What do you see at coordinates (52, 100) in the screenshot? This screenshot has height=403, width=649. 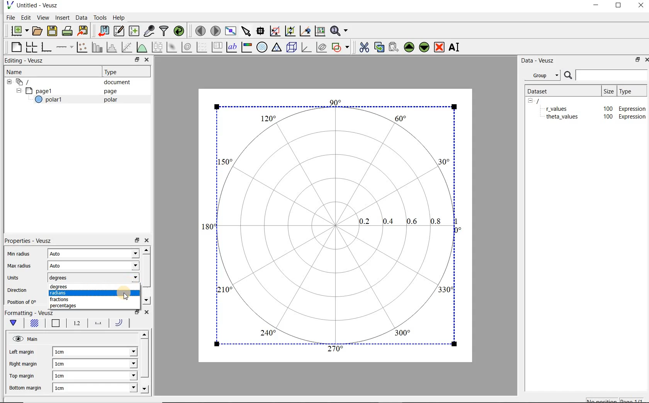 I see `polar1` at bounding box center [52, 100].